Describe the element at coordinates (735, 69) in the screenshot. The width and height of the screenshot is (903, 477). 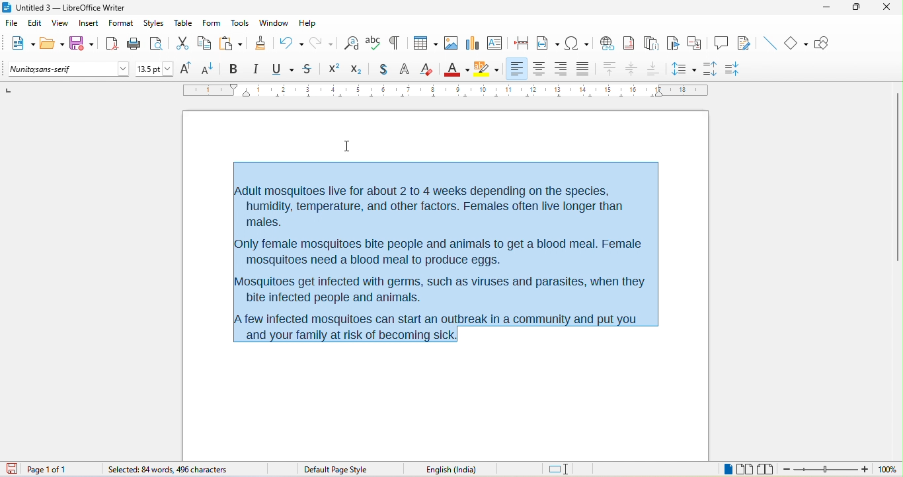
I see `decrease paragraph spacing` at that location.